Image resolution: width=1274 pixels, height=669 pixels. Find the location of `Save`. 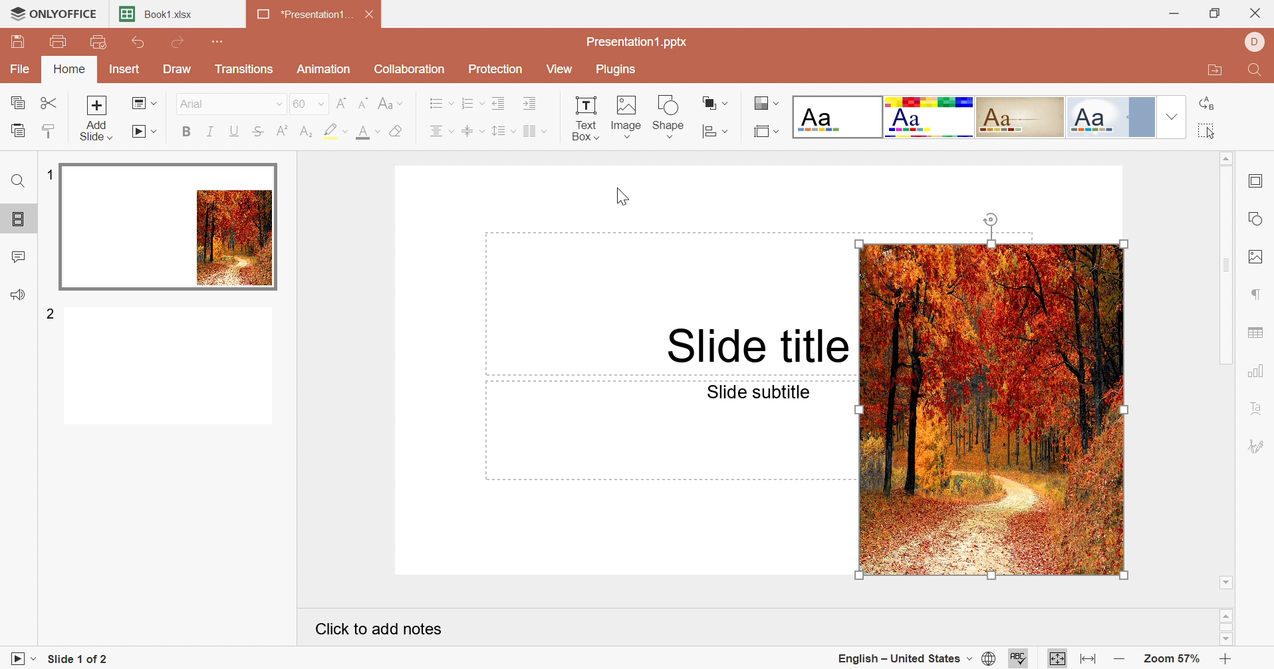

Save is located at coordinates (15, 39).